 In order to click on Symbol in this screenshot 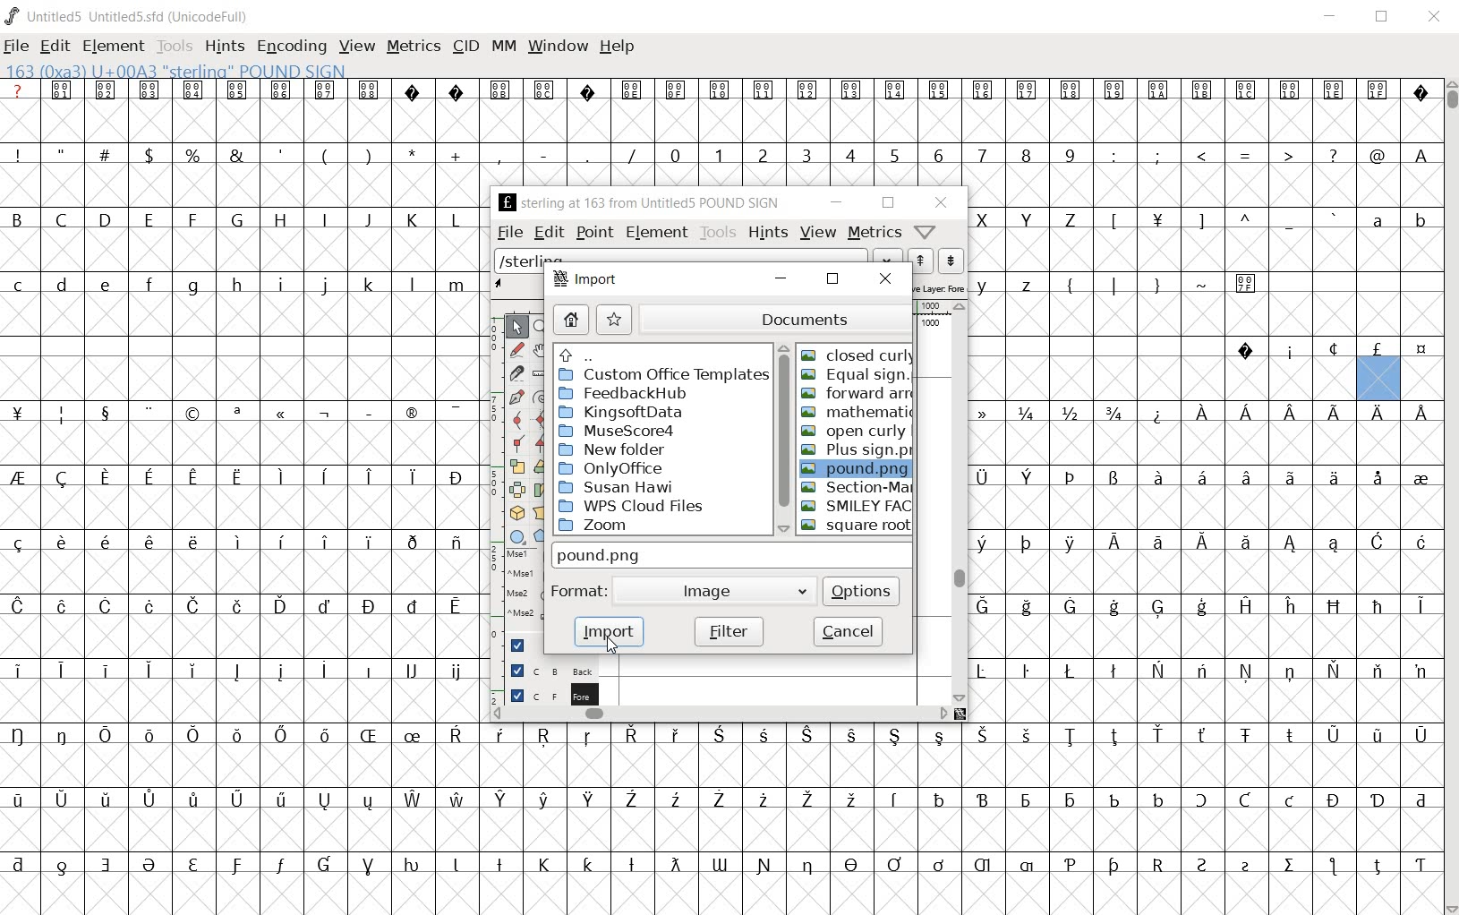, I will do `click(193, 866)`.